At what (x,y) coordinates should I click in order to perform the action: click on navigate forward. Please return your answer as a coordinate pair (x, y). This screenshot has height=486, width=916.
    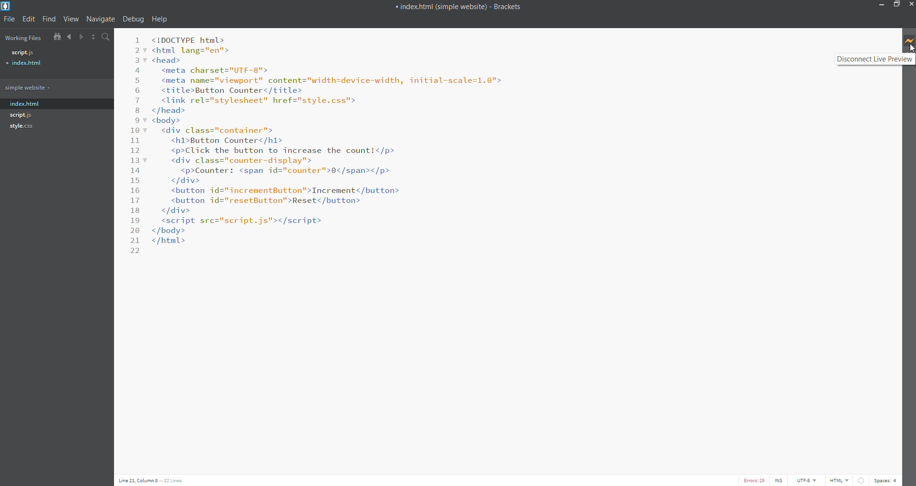
    Looking at the image, I should click on (80, 37).